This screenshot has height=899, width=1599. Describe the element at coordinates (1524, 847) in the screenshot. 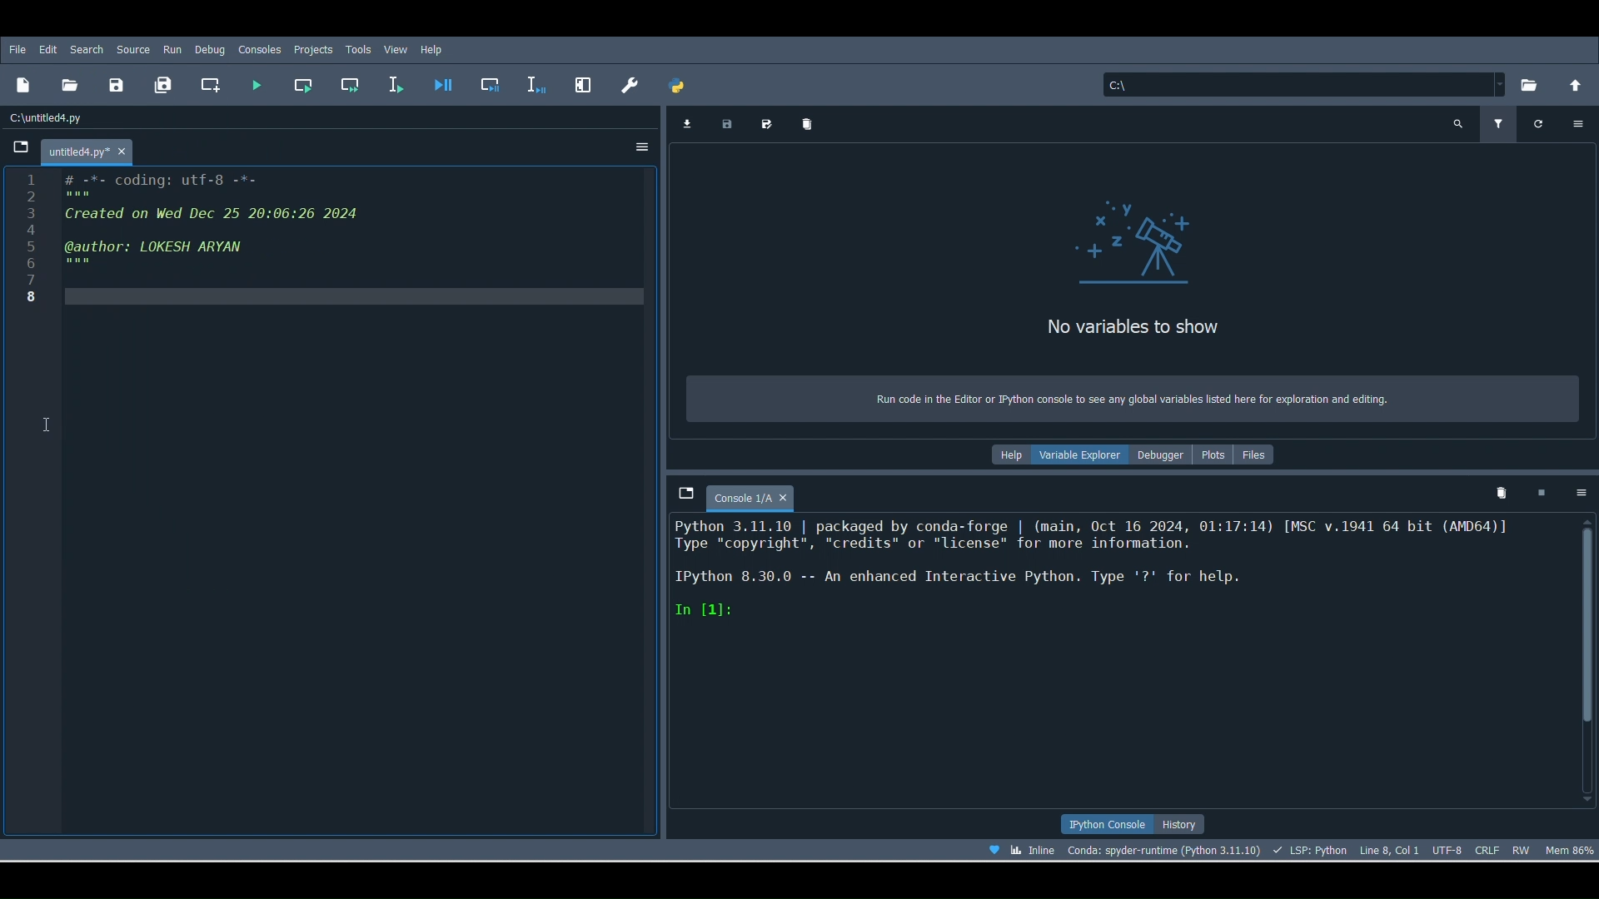

I see `File permissions` at that location.